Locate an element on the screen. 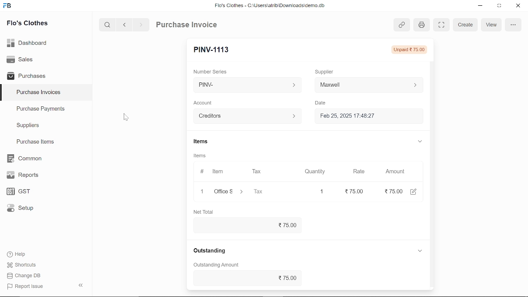  Purchases is located at coordinates (26, 75).